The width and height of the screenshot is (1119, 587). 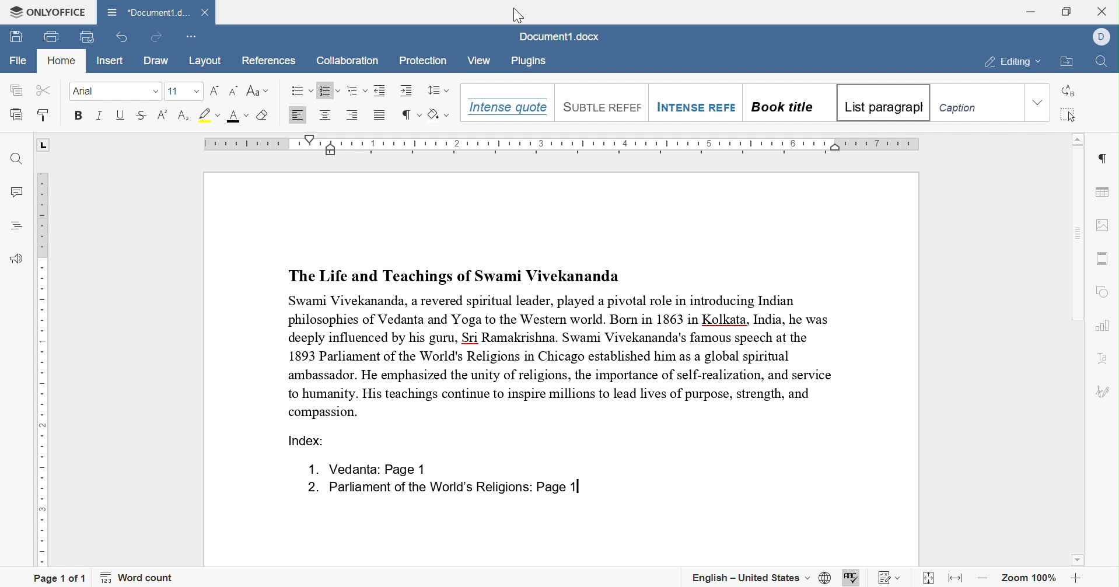 I want to click on save, so click(x=16, y=38).